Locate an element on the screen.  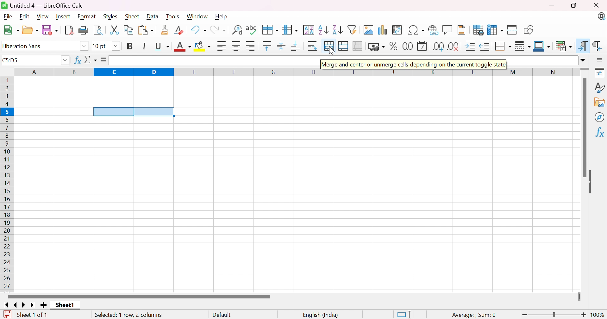
Redo is located at coordinates (219, 29).